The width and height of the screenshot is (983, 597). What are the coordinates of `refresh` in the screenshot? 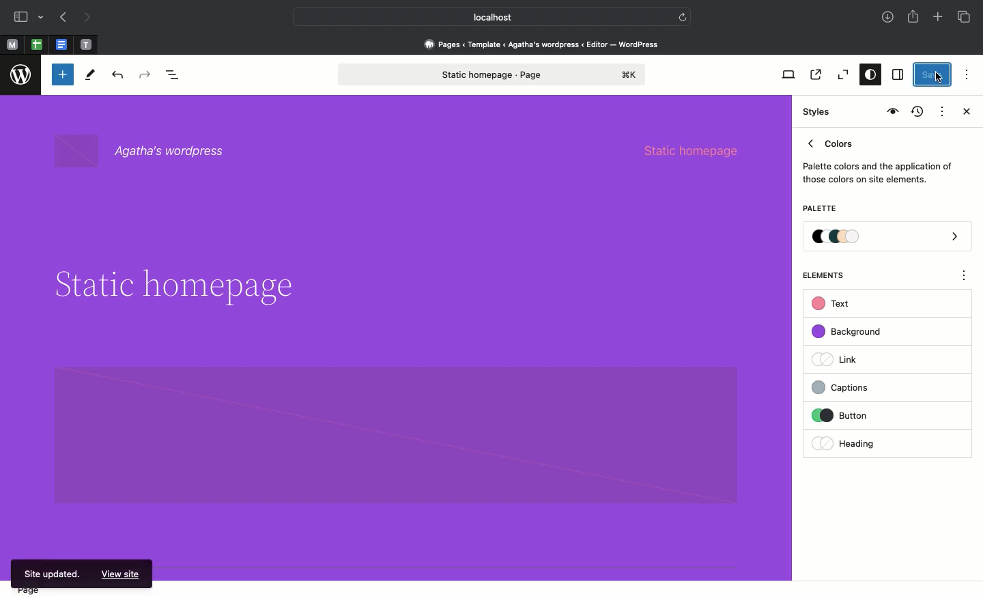 It's located at (683, 16).